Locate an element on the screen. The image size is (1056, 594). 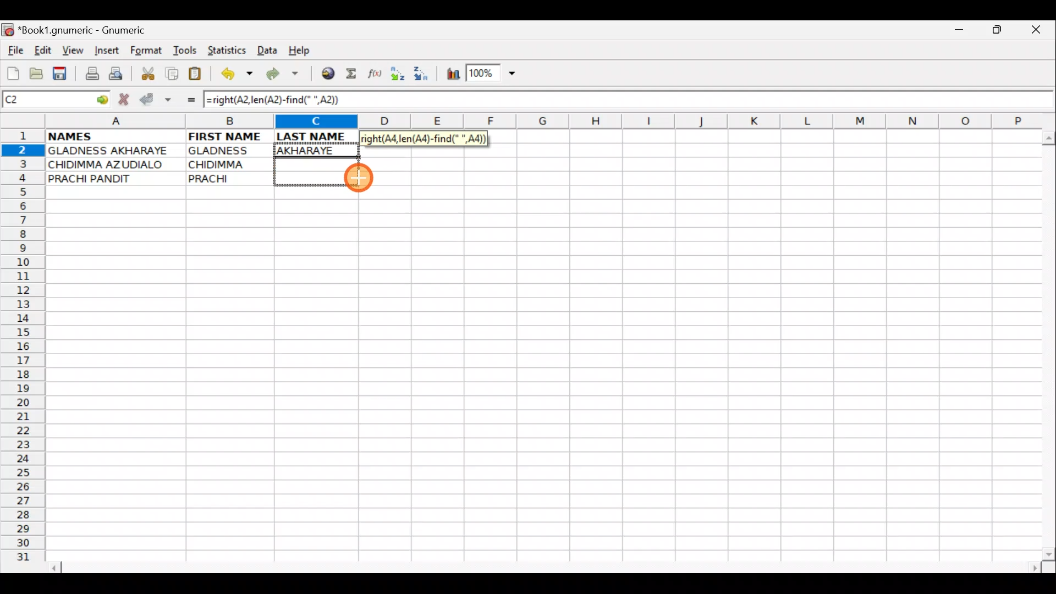
Save current workbook is located at coordinates (62, 74).